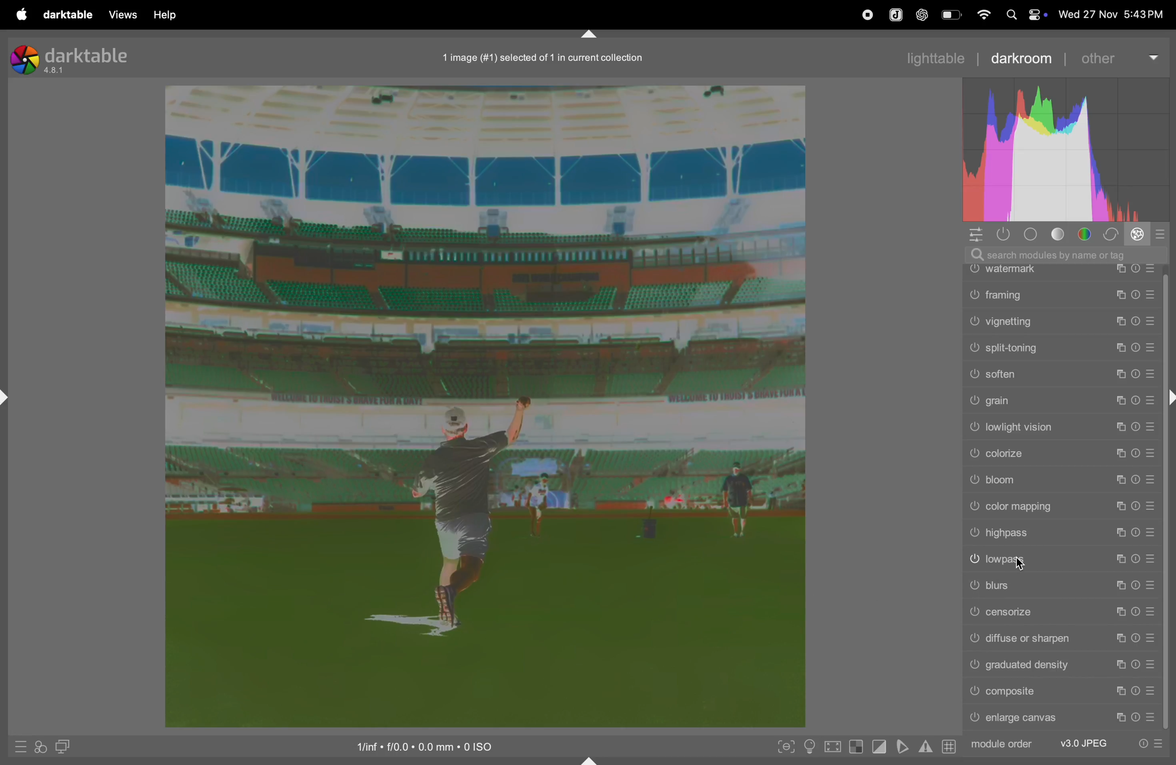  Describe the element at coordinates (1063, 666) in the screenshot. I see `graduated density` at that location.